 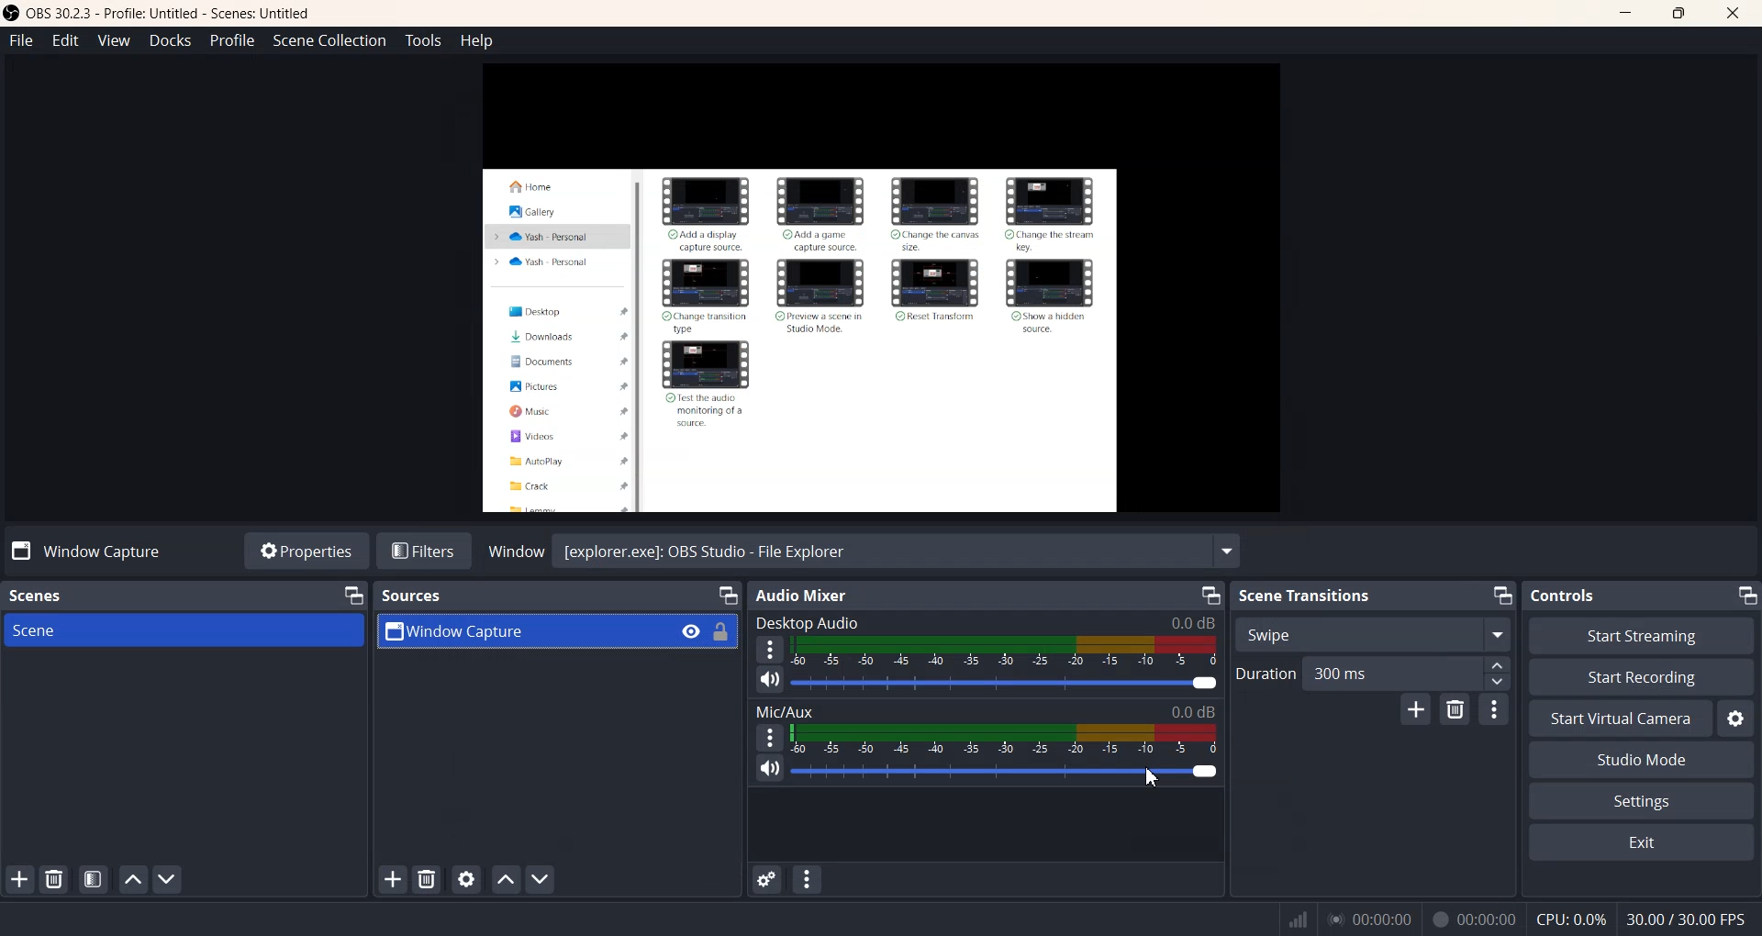 What do you see at coordinates (769, 768) in the screenshot?
I see `Mute/ Unmute` at bounding box center [769, 768].